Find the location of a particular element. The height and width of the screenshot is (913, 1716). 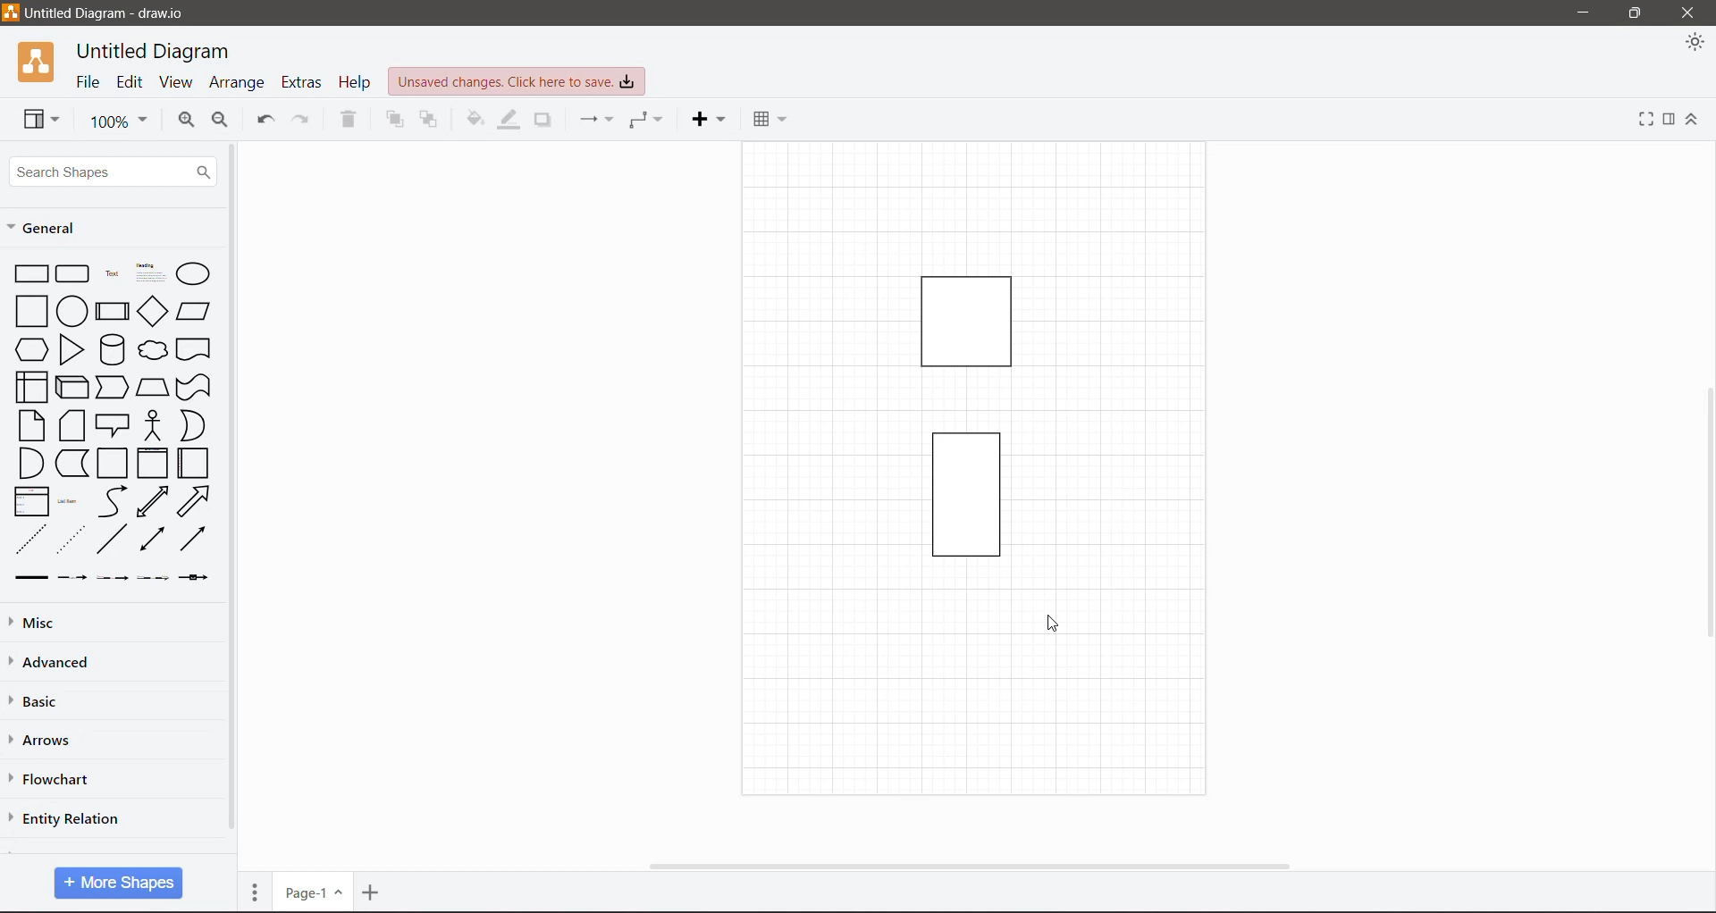

Fullscreen is located at coordinates (1645, 119).